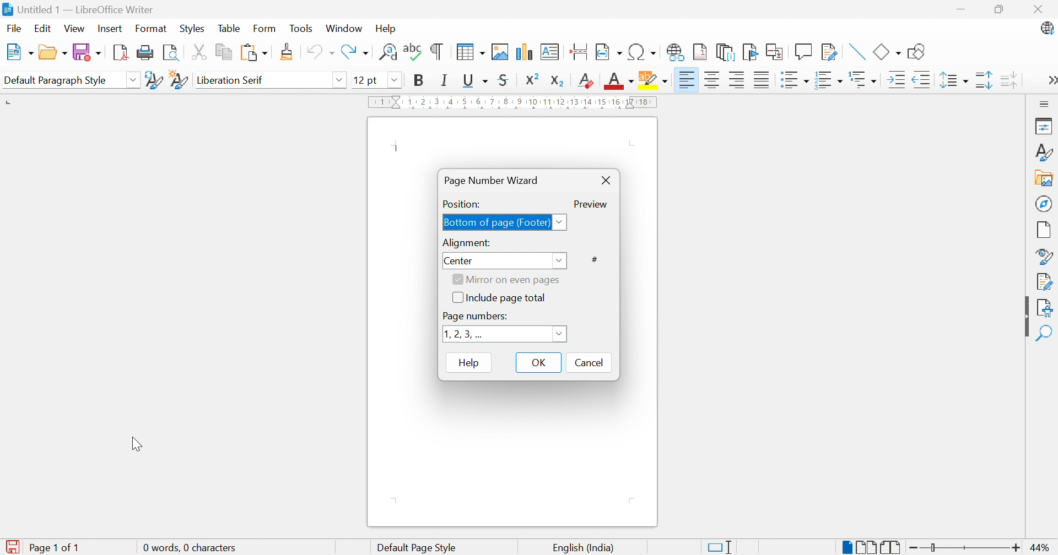 The height and width of the screenshot is (555, 1058). What do you see at coordinates (457, 297) in the screenshot?
I see `Checkbox` at bounding box center [457, 297].